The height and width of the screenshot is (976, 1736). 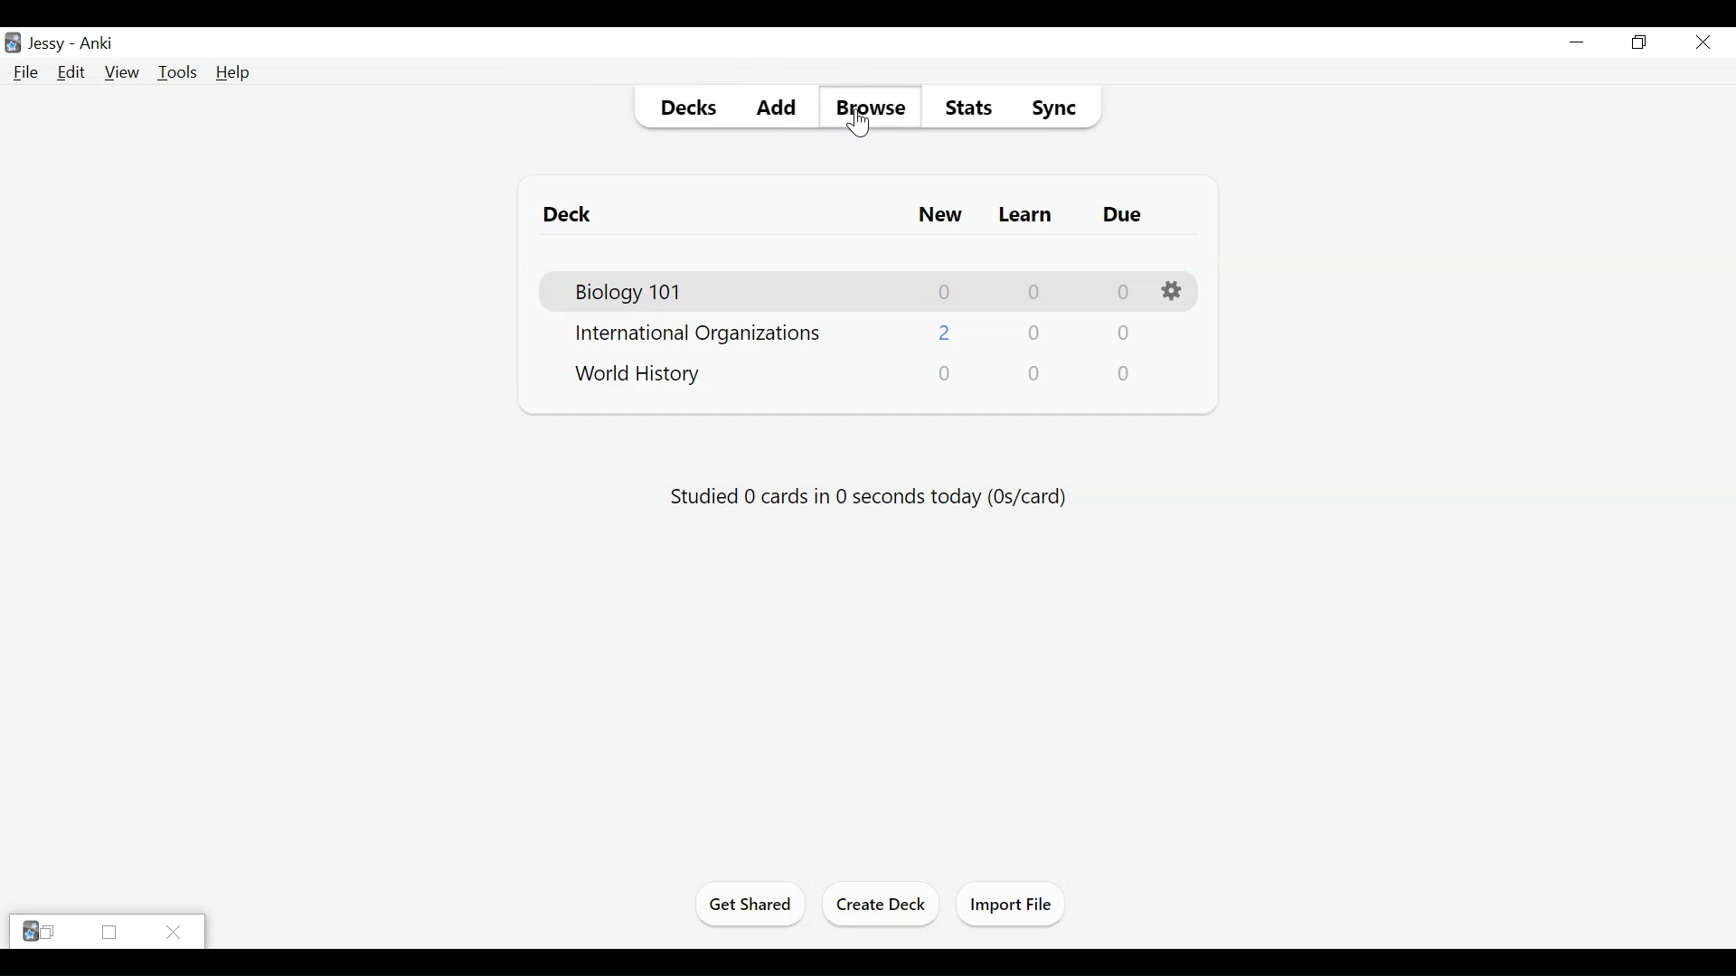 What do you see at coordinates (940, 214) in the screenshot?
I see `New Card ` at bounding box center [940, 214].